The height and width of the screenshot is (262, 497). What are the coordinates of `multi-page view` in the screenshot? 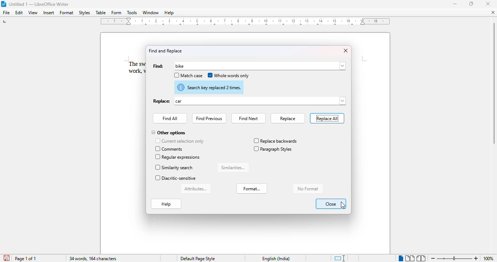 It's located at (410, 258).